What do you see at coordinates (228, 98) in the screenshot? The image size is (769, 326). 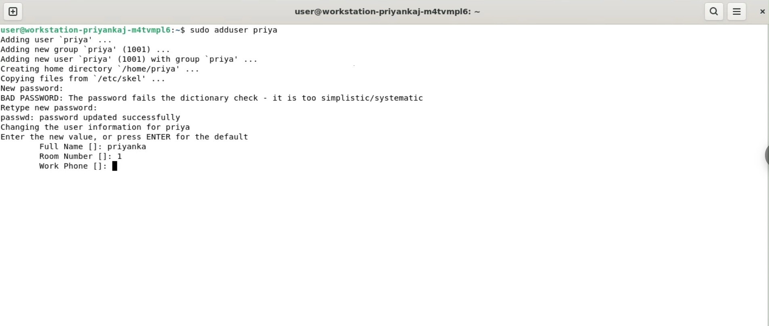 I see `BAD PASSWORD: The password fails the dictionary check. it is too simplistic/systematic` at bounding box center [228, 98].